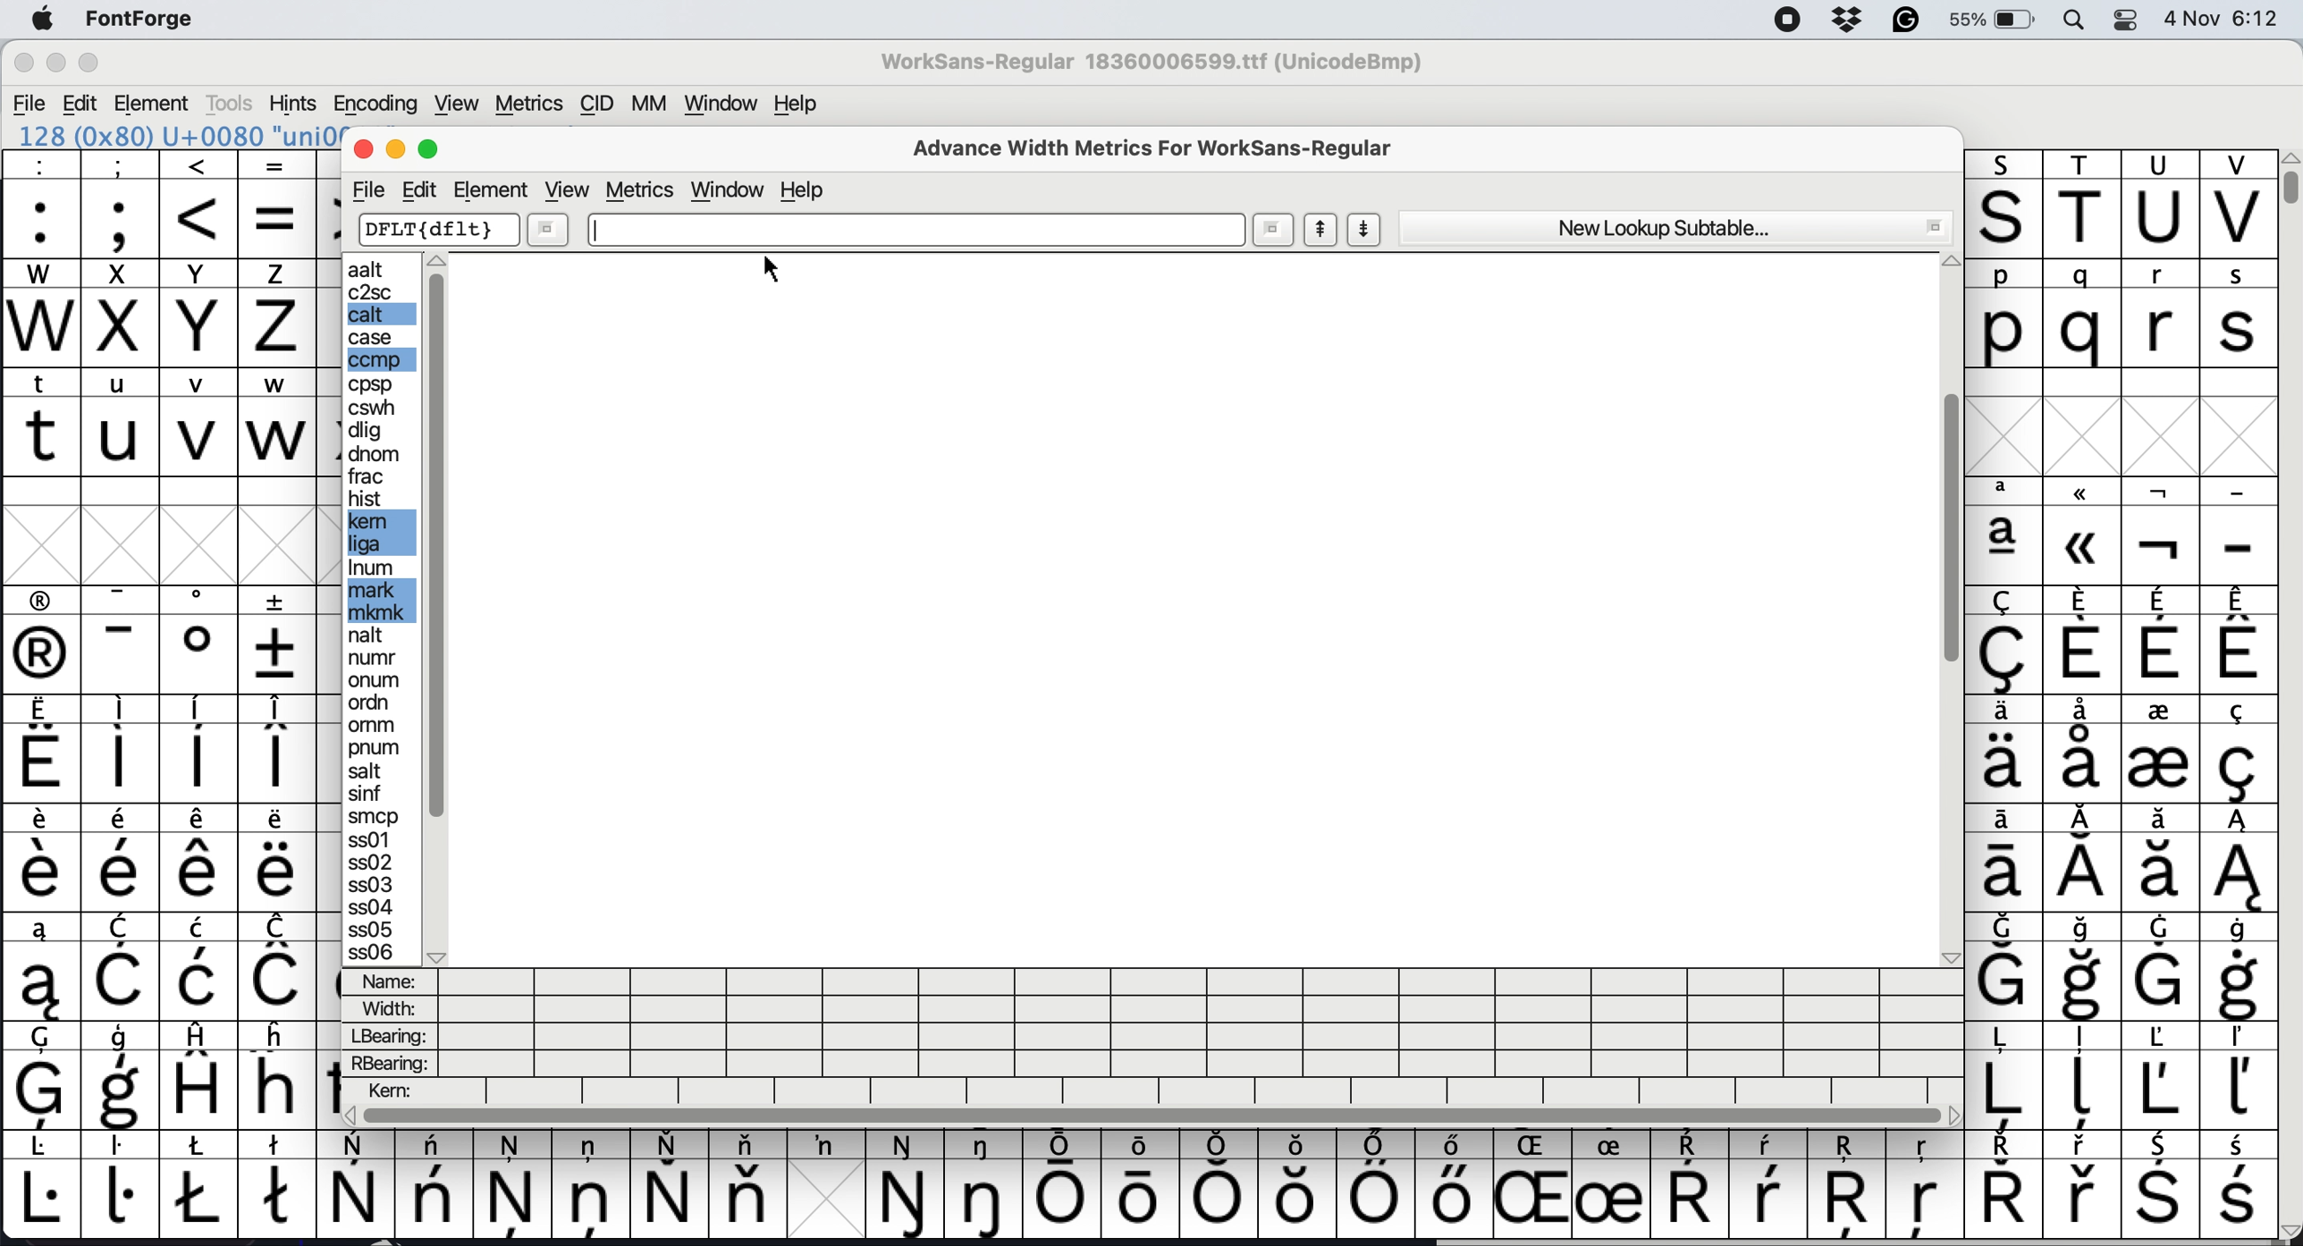 This screenshot has width=2303, height=1246. What do you see at coordinates (97, 63) in the screenshot?
I see `Maximize` at bounding box center [97, 63].